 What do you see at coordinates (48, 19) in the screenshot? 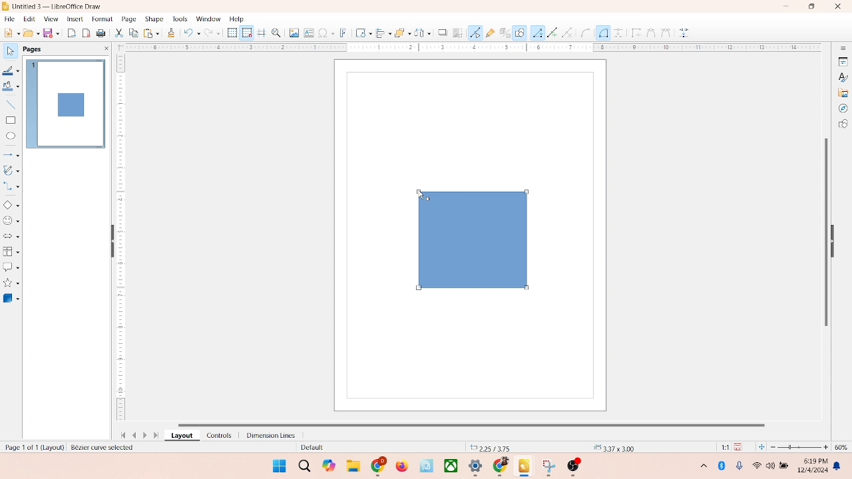
I see `view` at bounding box center [48, 19].